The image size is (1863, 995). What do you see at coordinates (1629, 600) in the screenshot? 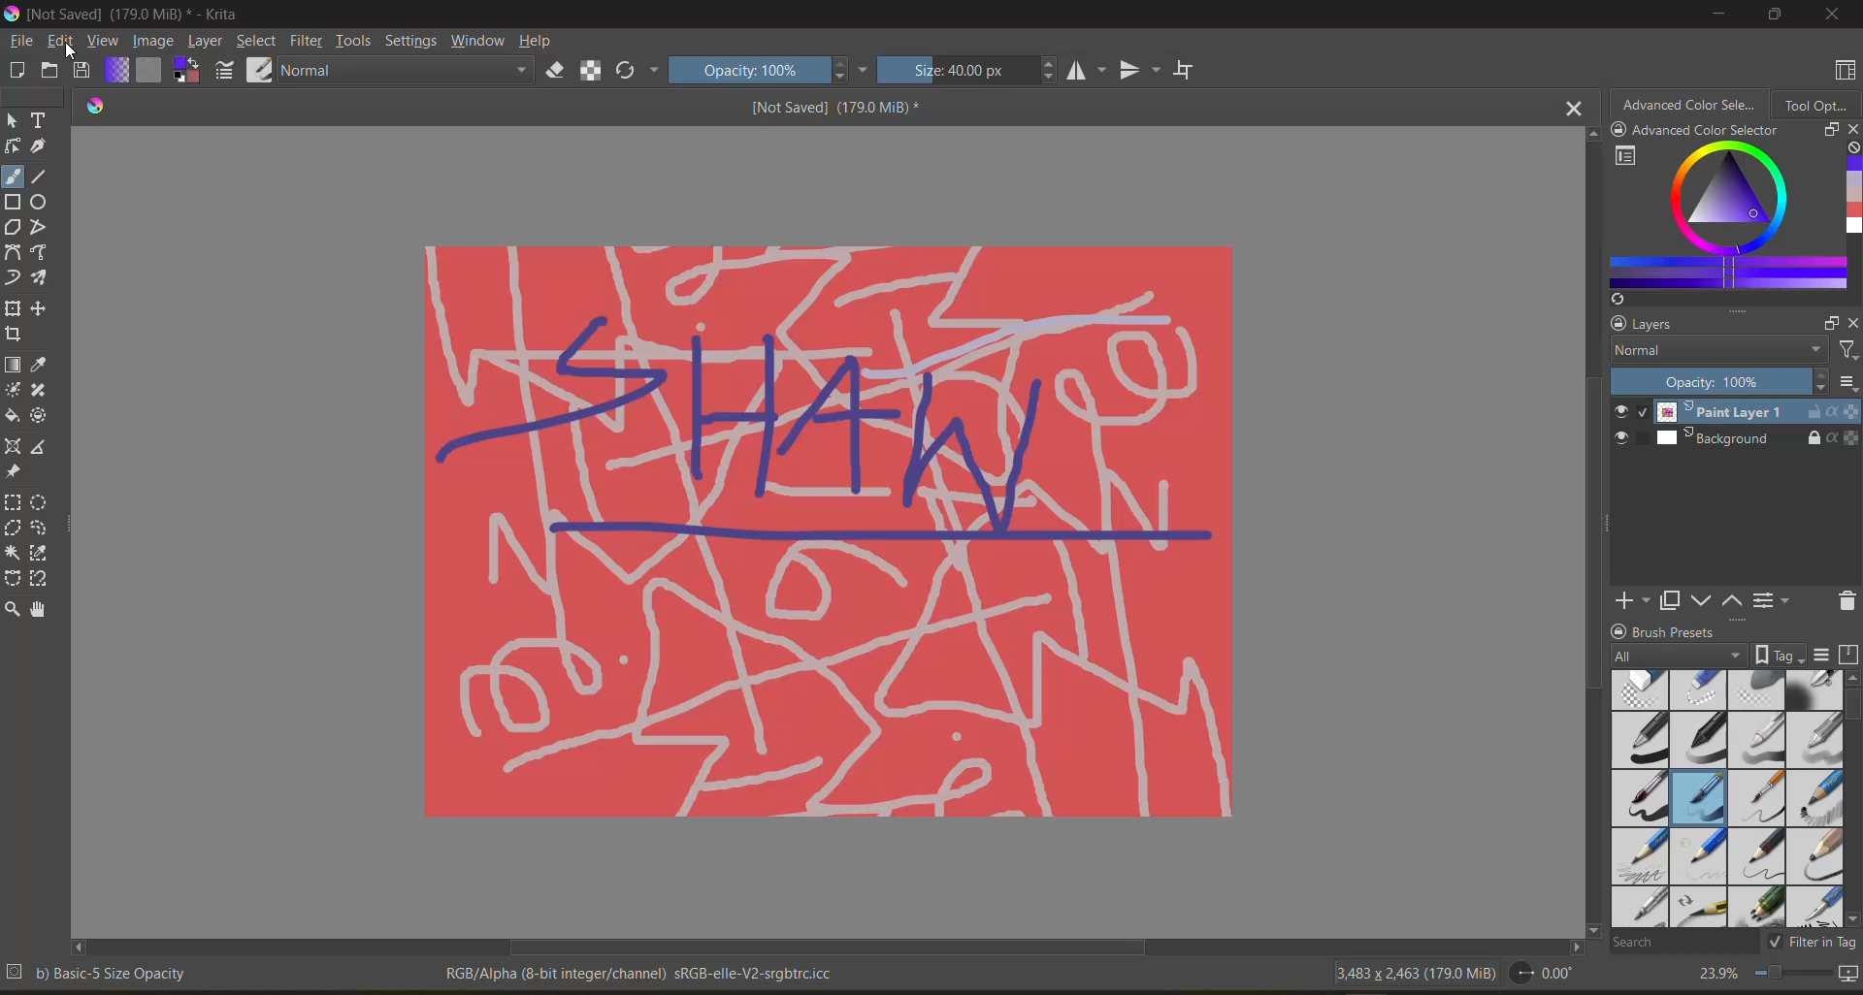
I see `add` at bounding box center [1629, 600].